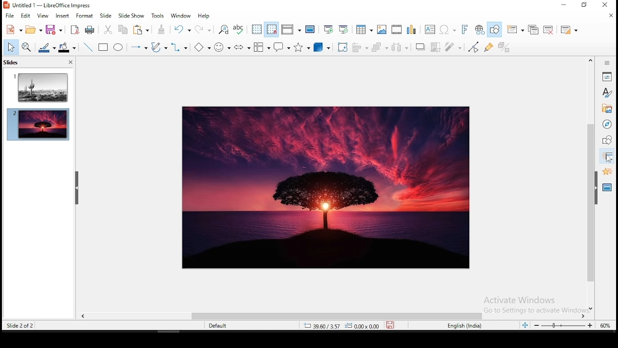 Image resolution: width=618 pixels, height=348 pixels. What do you see at coordinates (569, 29) in the screenshot?
I see `slide layout` at bounding box center [569, 29].